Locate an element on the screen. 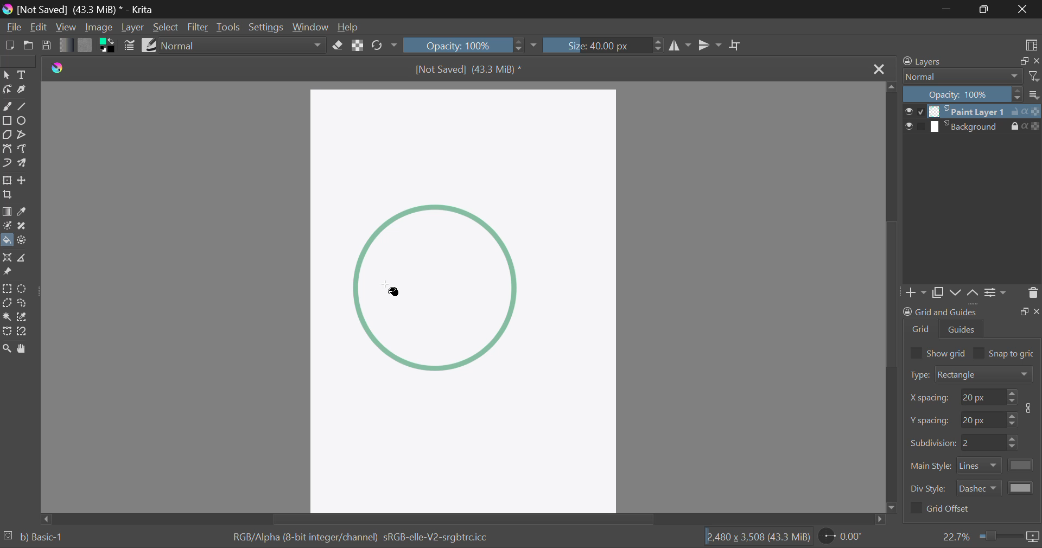 This screenshot has height=548, width=1042. Freehand Selection is located at coordinates (23, 304).